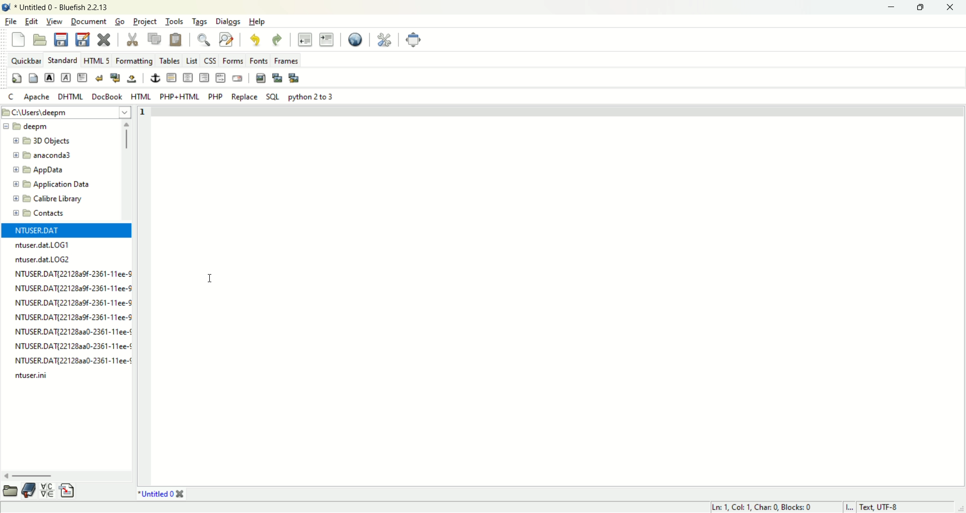 The width and height of the screenshot is (966, 513). Describe the element at coordinates (12, 491) in the screenshot. I see `file browser` at that location.